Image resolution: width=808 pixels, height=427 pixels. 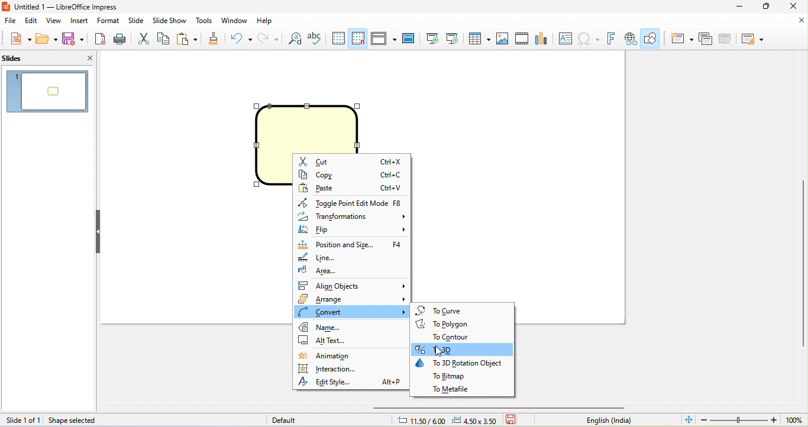 I want to click on maximize, so click(x=767, y=7).